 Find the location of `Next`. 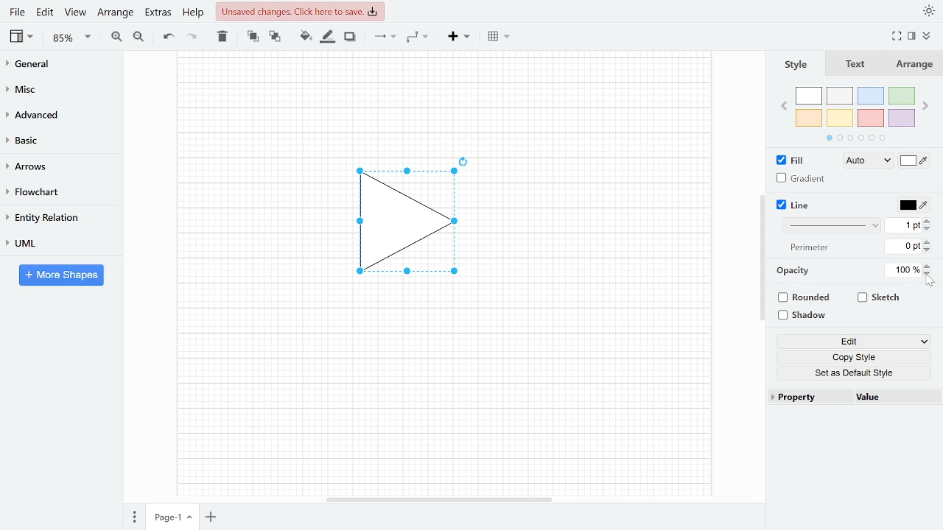

Next is located at coordinates (927, 103).